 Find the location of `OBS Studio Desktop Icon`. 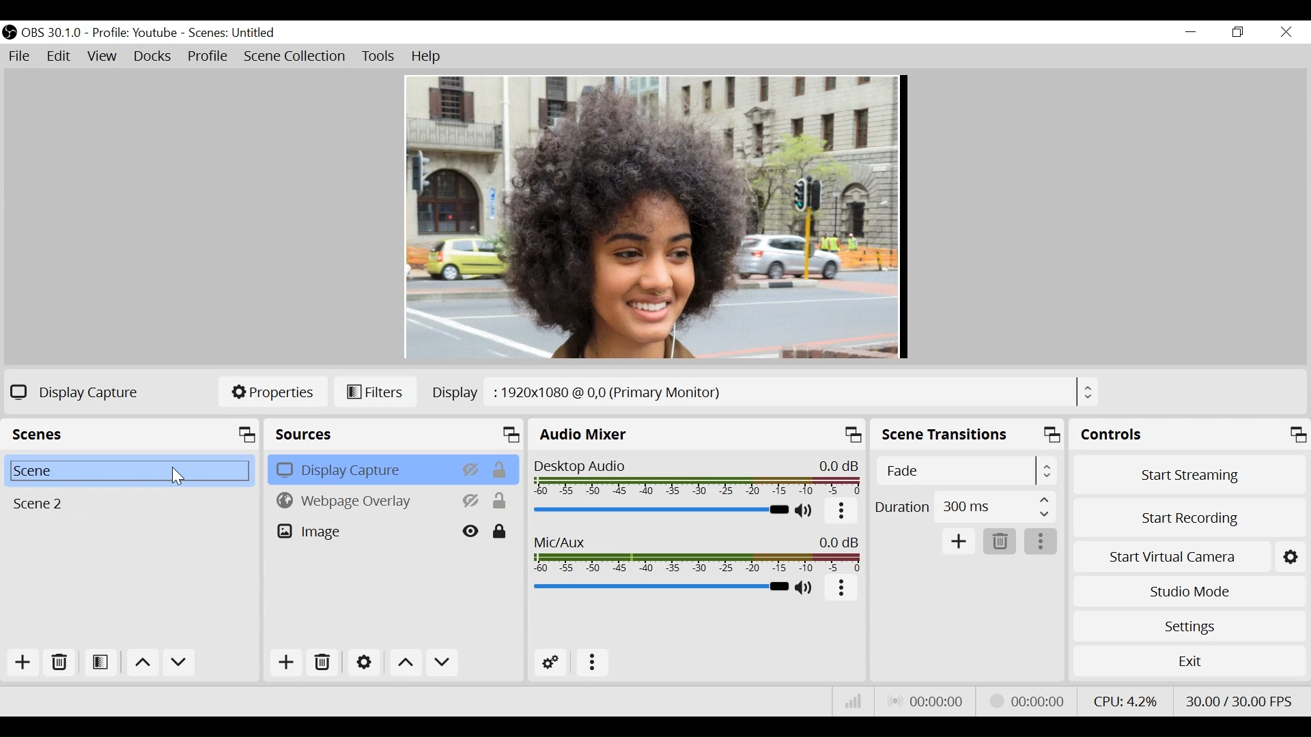

OBS Studio Desktop Icon is located at coordinates (10, 33).